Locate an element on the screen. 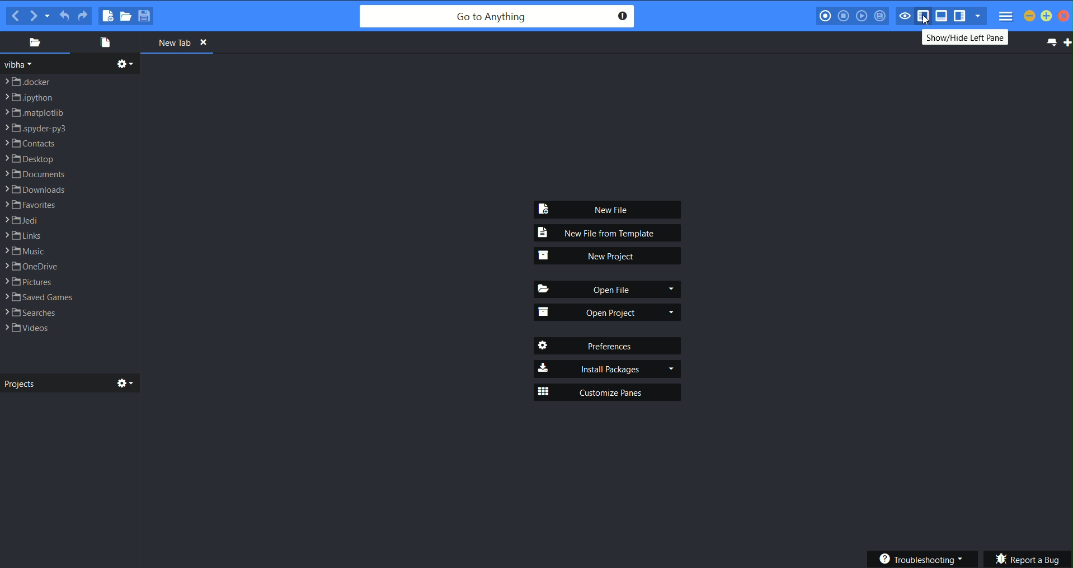 The width and height of the screenshot is (1073, 568). new file is located at coordinates (105, 43).